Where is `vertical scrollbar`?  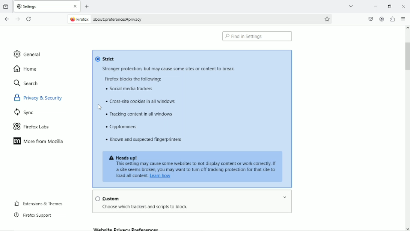
vertical scrollbar is located at coordinates (407, 128).